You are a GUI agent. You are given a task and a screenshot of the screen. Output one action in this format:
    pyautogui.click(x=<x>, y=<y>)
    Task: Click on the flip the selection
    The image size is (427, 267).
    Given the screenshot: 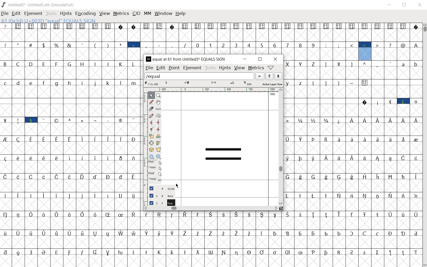 What is the action you would take?
    pyautogui.click(x=151, y=143)
    